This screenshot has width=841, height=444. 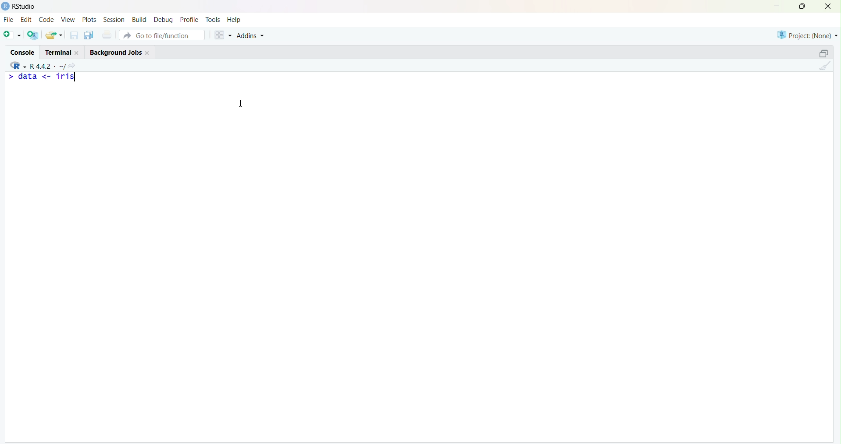 What do you see at coordinates (33, 34) in the screenshot?
I see `Create a project` at bounding box center [33, 34].